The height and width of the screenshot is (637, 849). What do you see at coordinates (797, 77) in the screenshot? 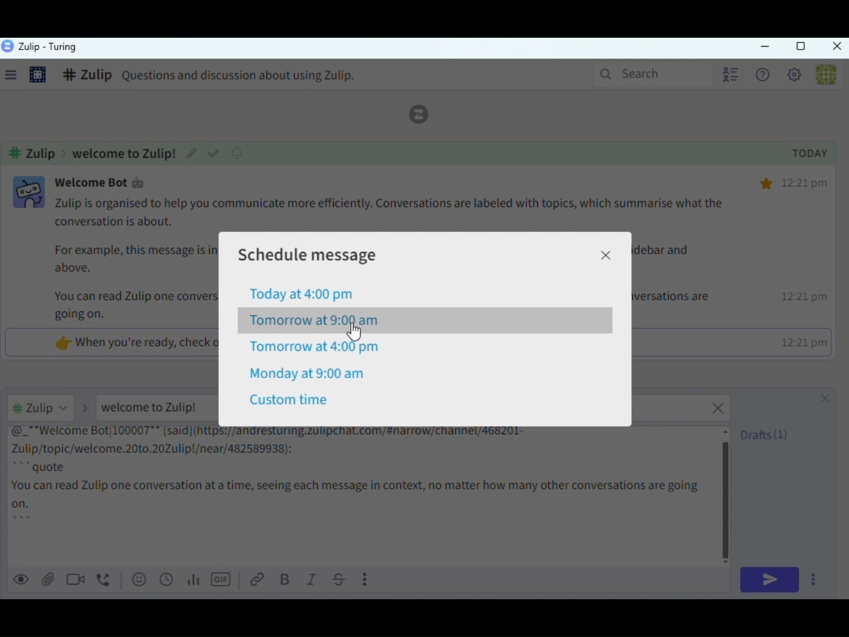
I see `Settings` at bounding box center [797, 77].